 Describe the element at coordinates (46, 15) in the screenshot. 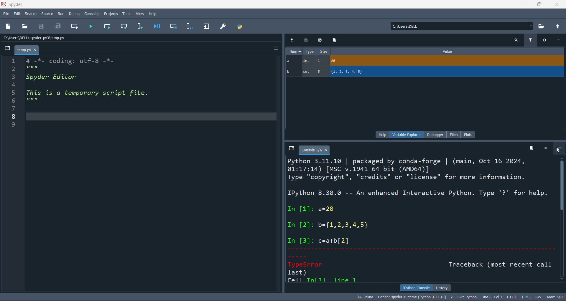

I see `source` at that location.